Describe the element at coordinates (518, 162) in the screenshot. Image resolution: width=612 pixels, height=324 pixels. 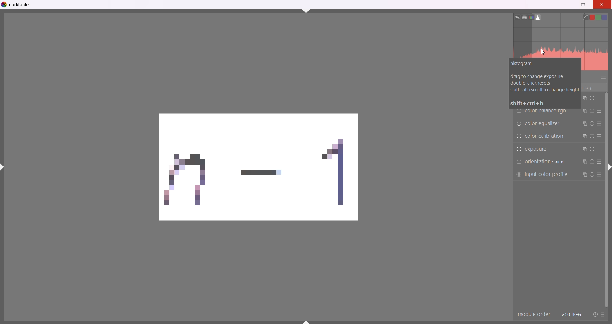
I see `orientation switched off` at that location.